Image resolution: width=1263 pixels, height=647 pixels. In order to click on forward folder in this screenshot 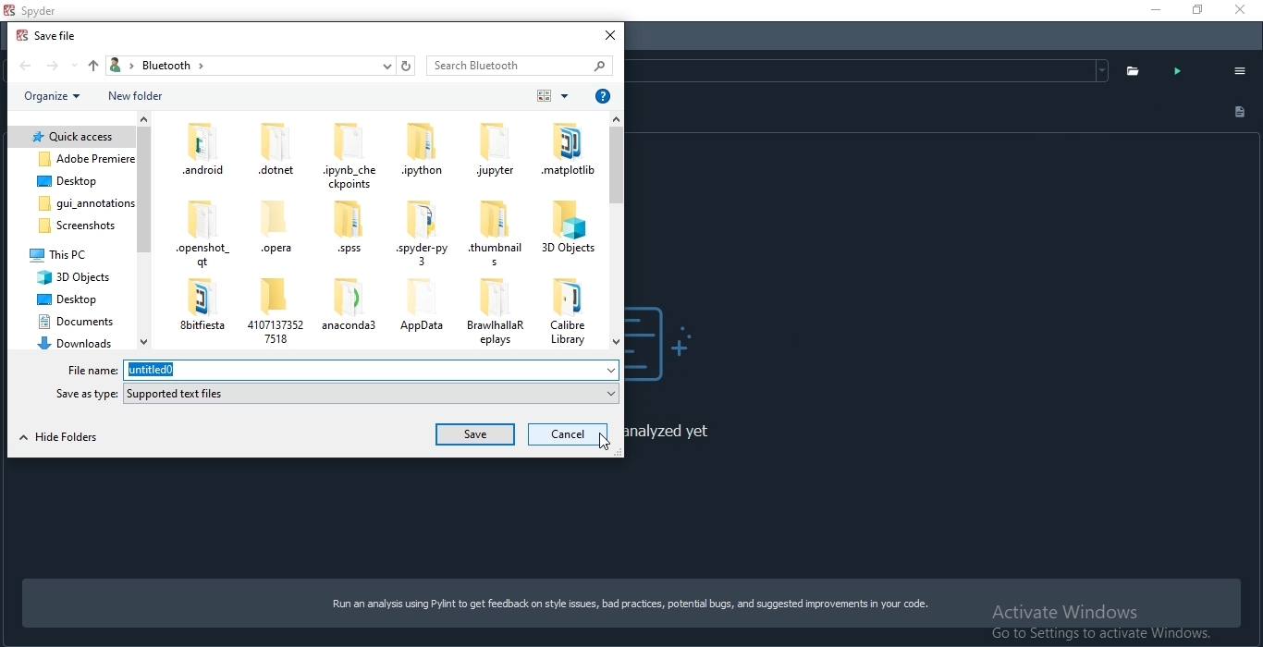, I will do `click(64, 67)`.